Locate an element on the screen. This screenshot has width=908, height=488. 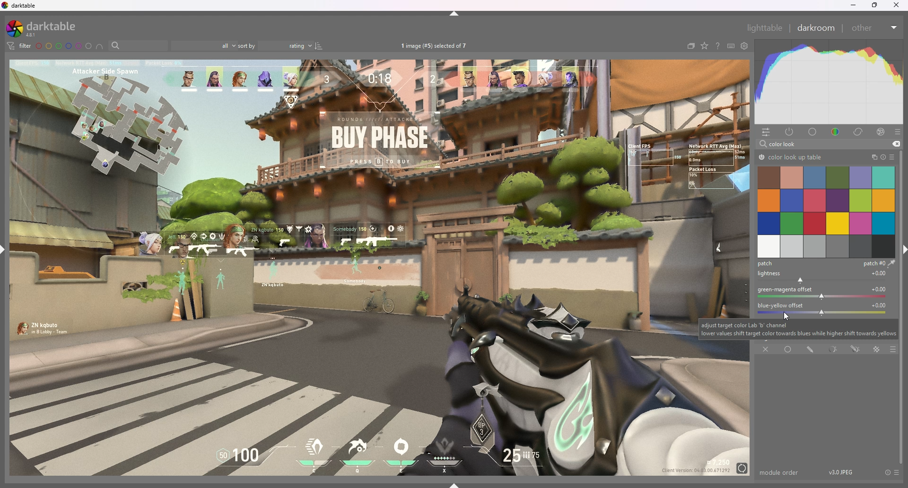
drawn mask is located at coordinates (810, 349).